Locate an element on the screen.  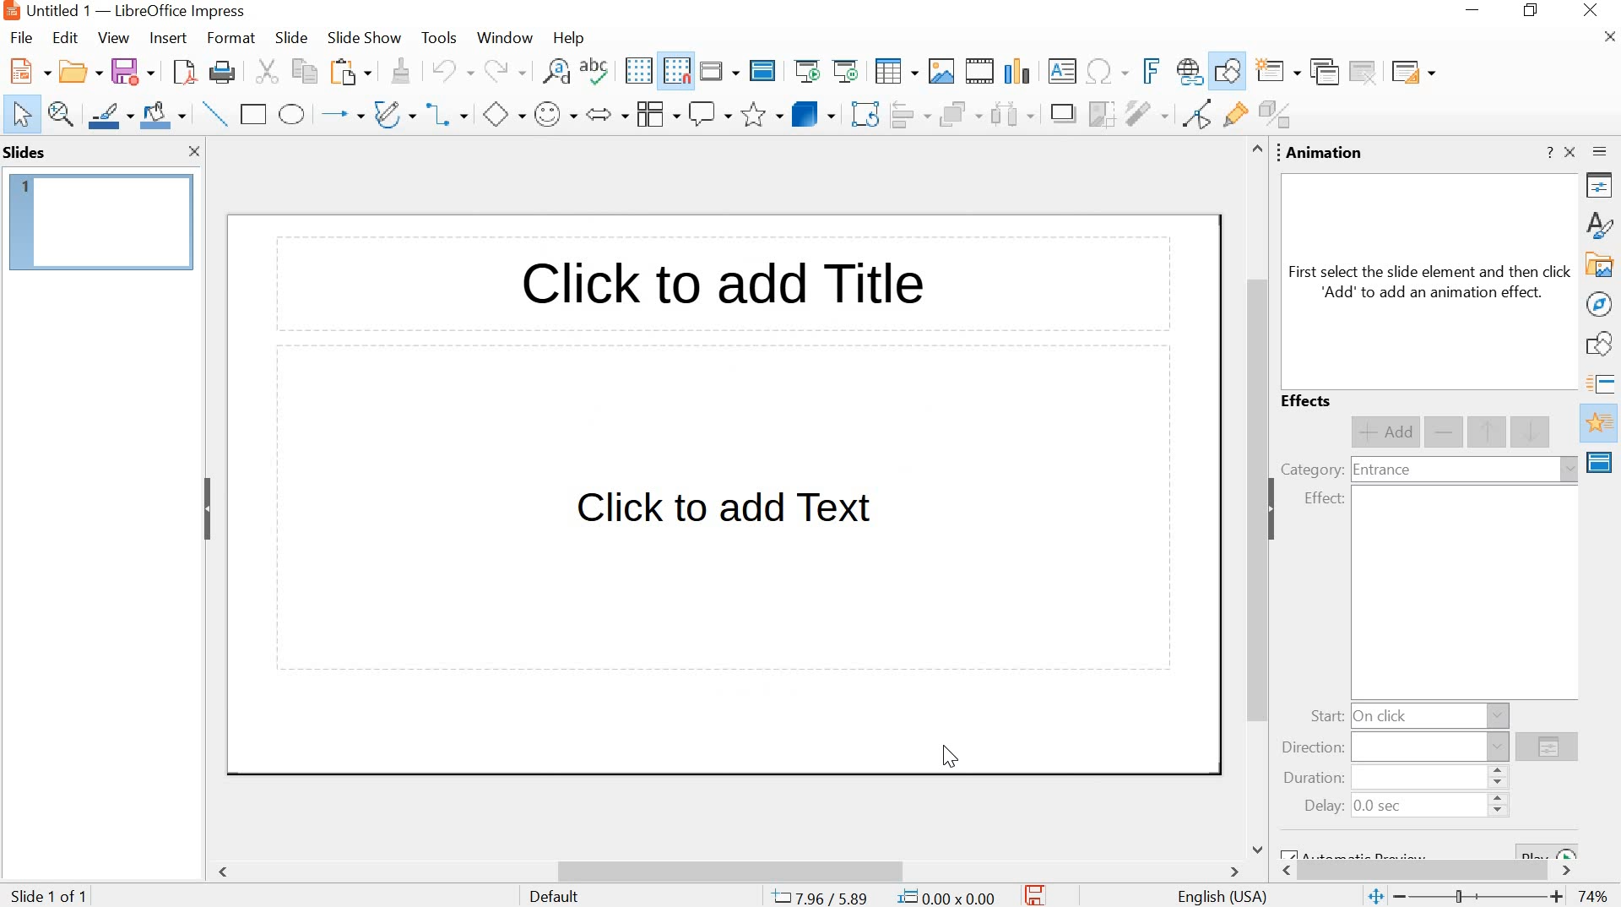
formatting is located at coordinates (398, 71).